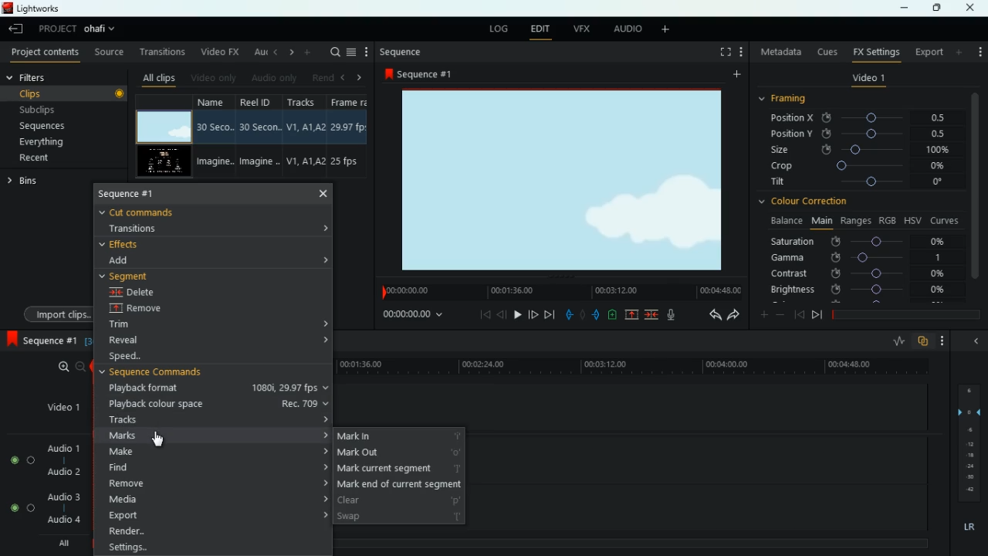  Describe the element at coordinates (262, 125) in the screenshot. I see `30 Secon..` at that location.